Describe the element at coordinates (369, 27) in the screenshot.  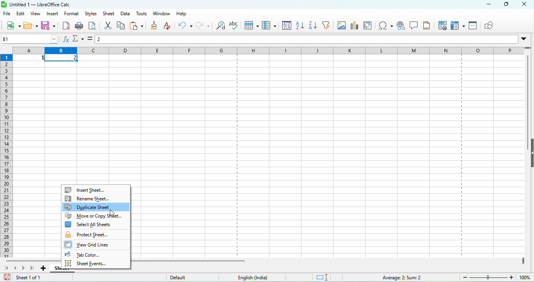
I see `edit pivot table` at that location.